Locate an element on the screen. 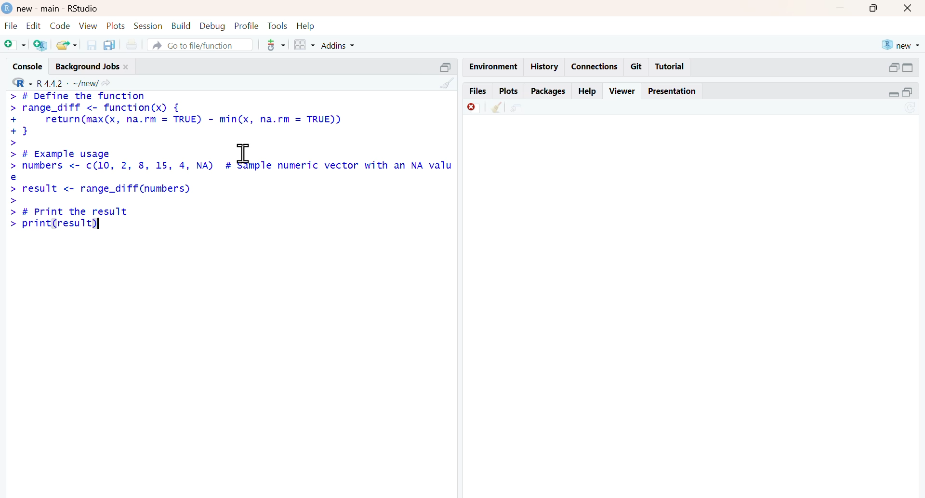 This screenshot has height=498, width=925. plots is located at coordinates (117, 26).